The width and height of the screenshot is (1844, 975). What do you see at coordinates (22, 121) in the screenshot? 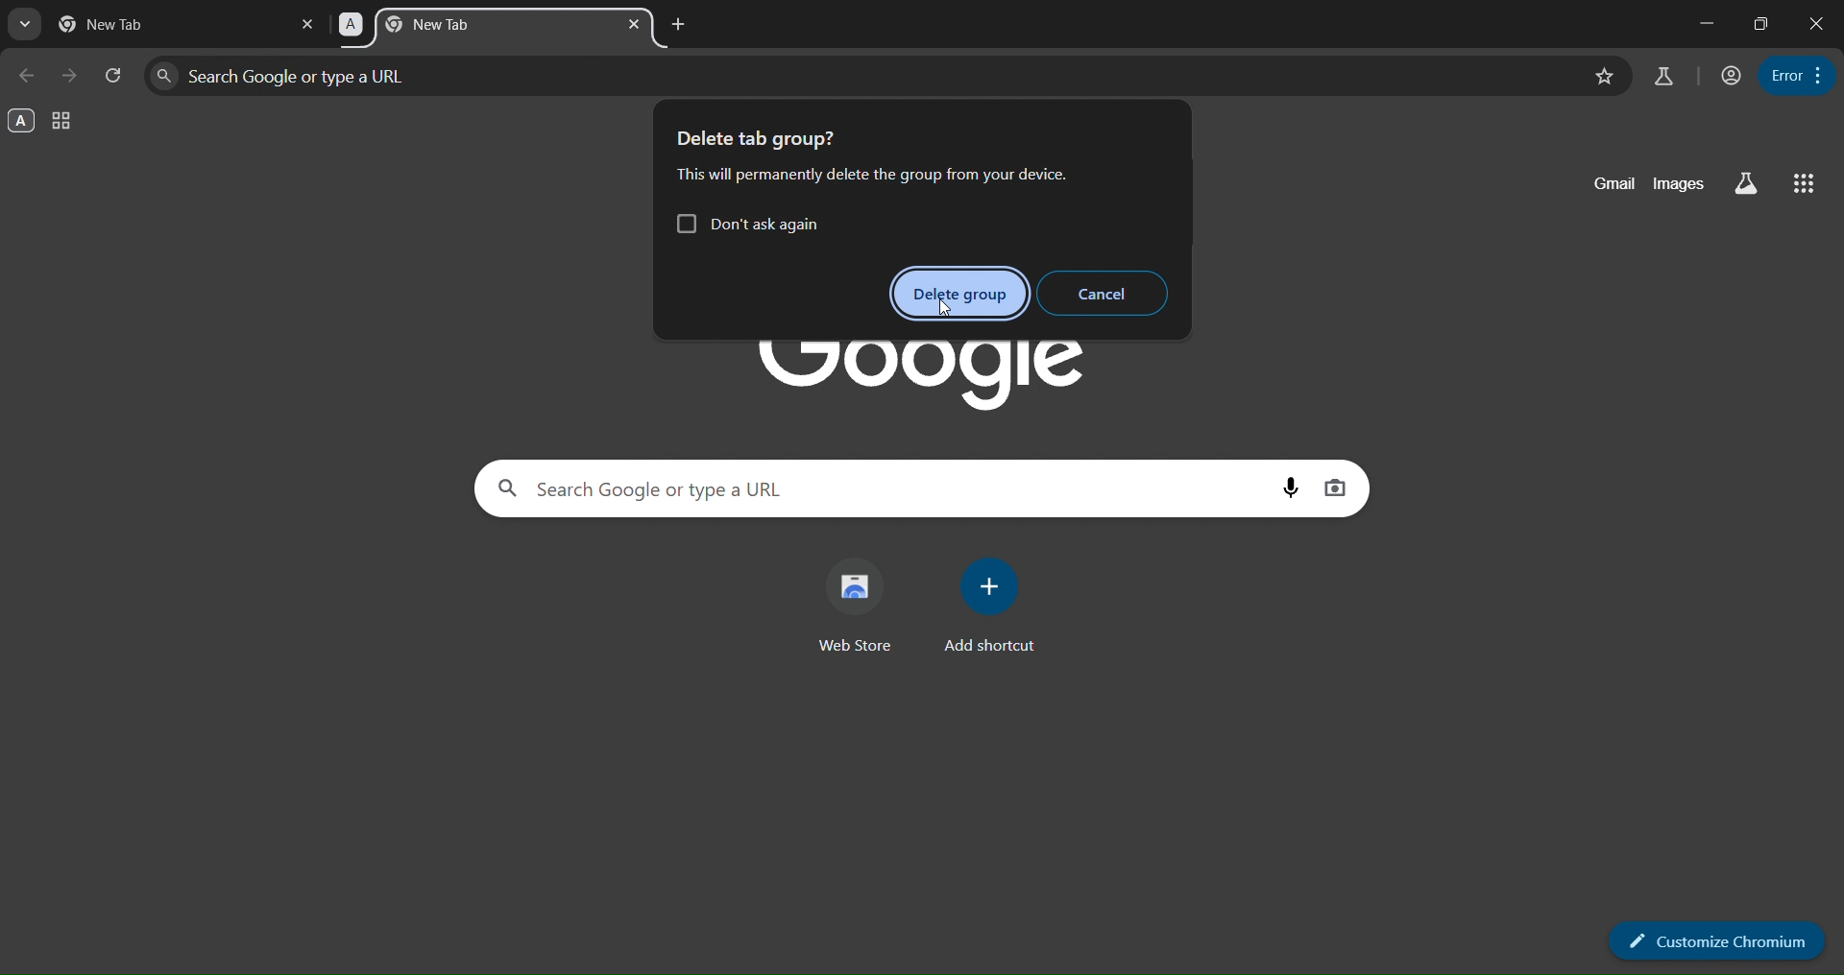
I see `A group- opened` at bounding box center [22, 121].